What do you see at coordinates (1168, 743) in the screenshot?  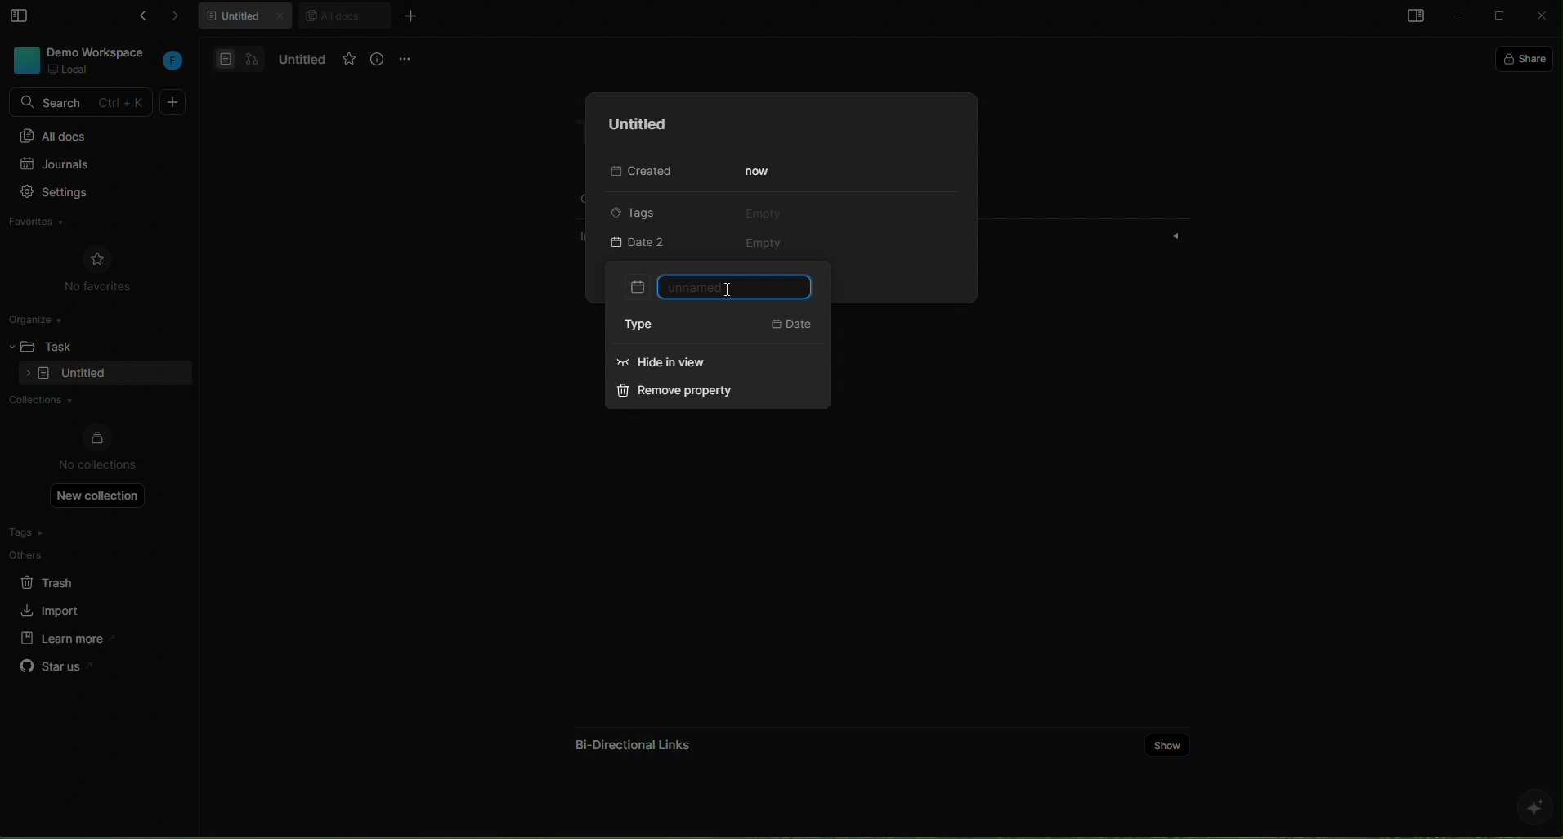 I see `show` at bounding box center [1168, 743].